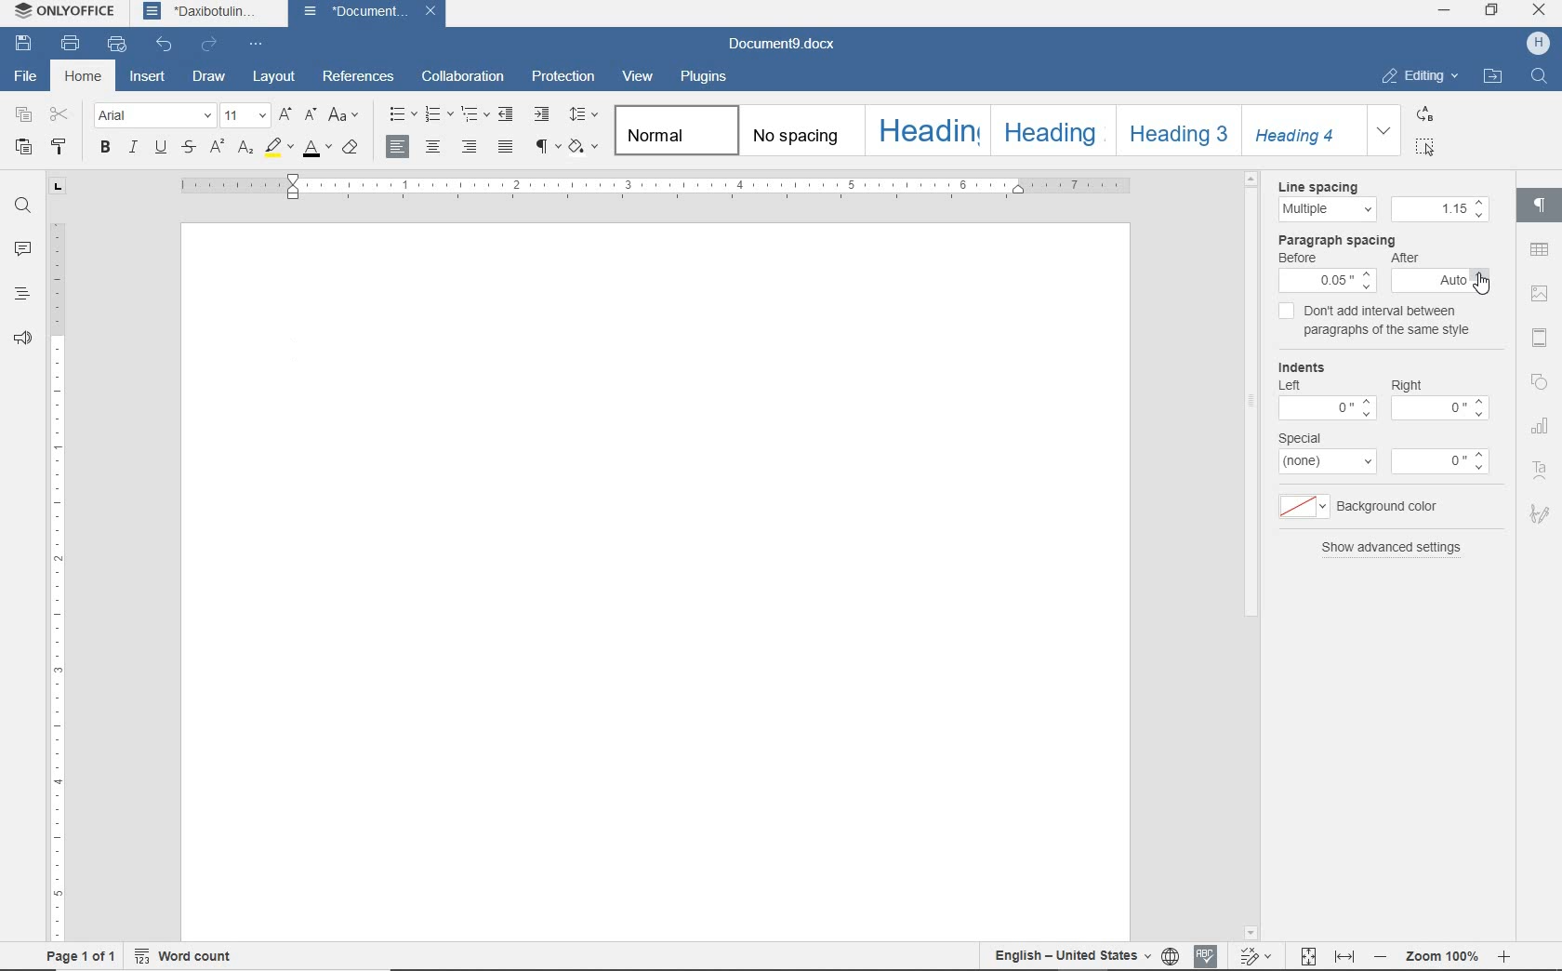 The height and width of the screenshot is (971, 1562). Describe the element at coordinates (1440, 209) in the screenshot. I see `spacing` at that location.